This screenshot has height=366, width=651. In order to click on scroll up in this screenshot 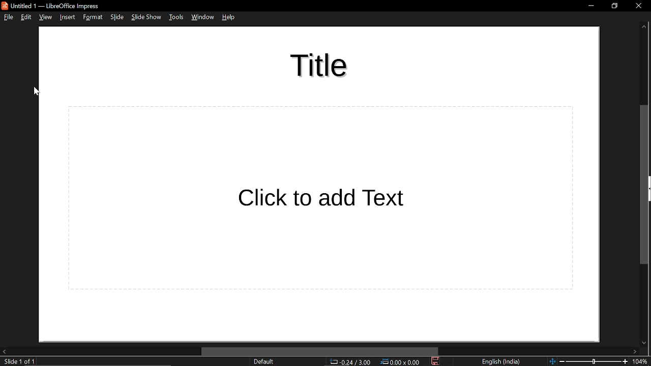, I will do `click(643, 26)`.